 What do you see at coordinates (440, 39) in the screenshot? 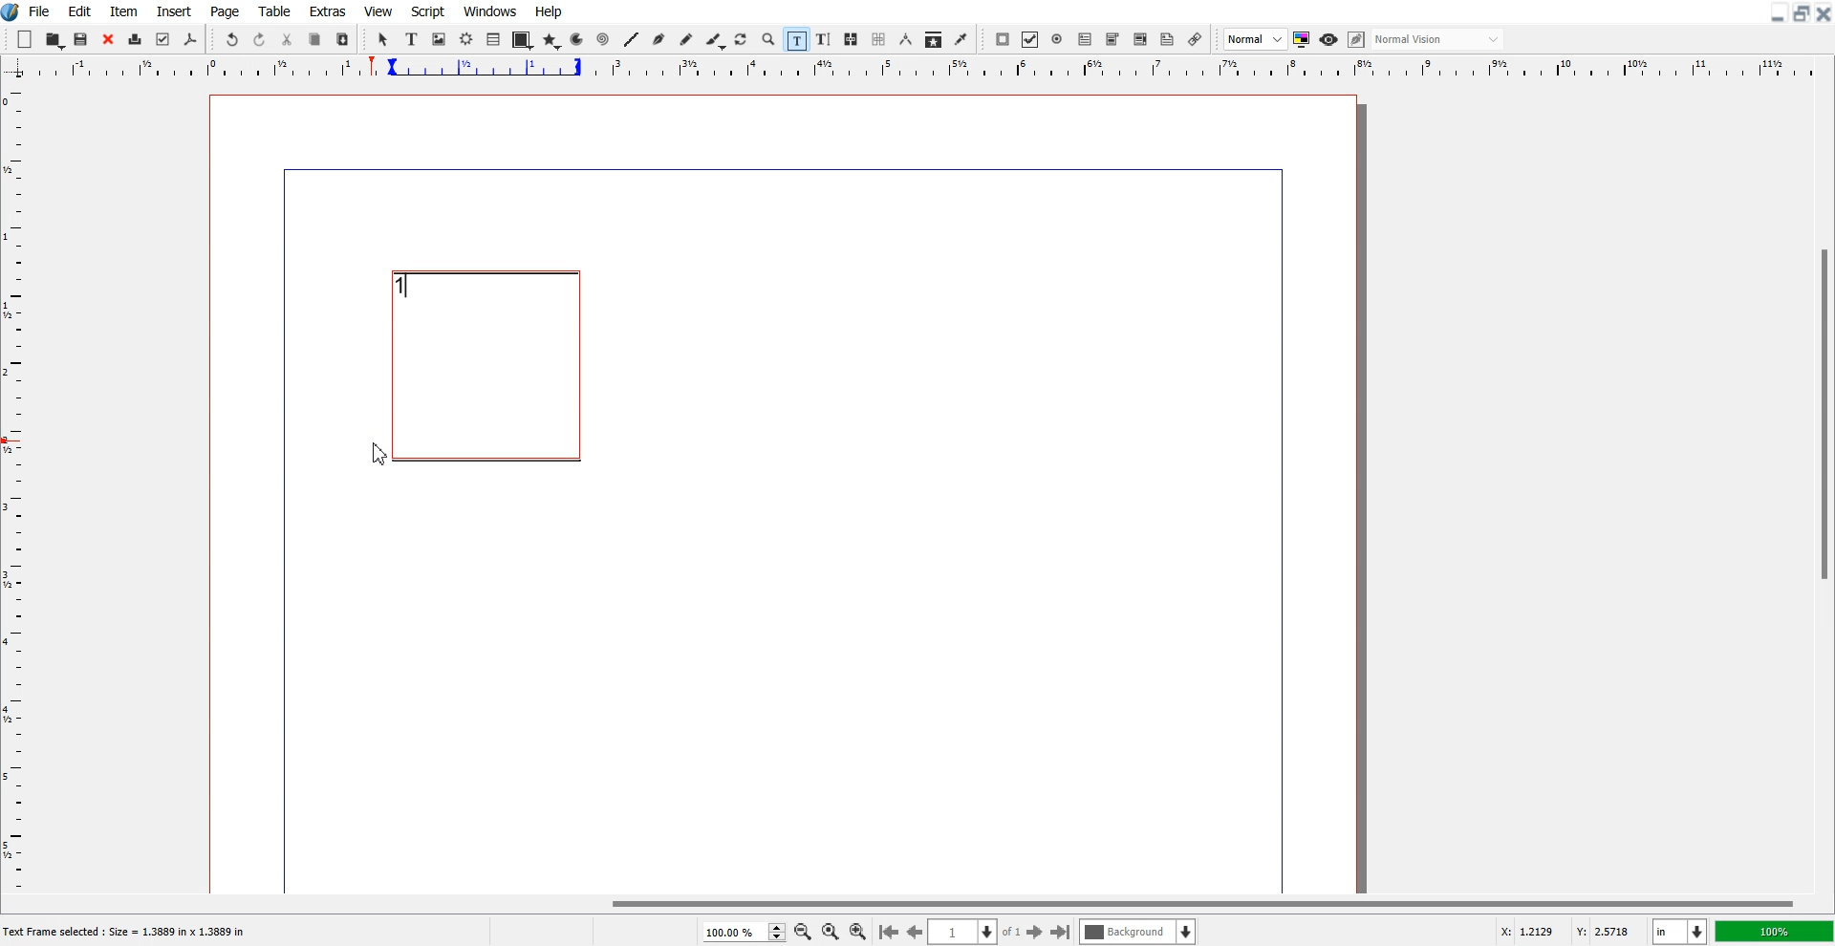
I see `Image Frame` at bounding box center [440, 39].